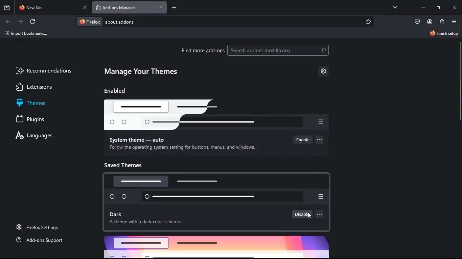 This screenshot has width=462, height=259. What do you see at coordinates (45, 102) in the screenshot?
I see `themes` at bounding box center [45, 102].